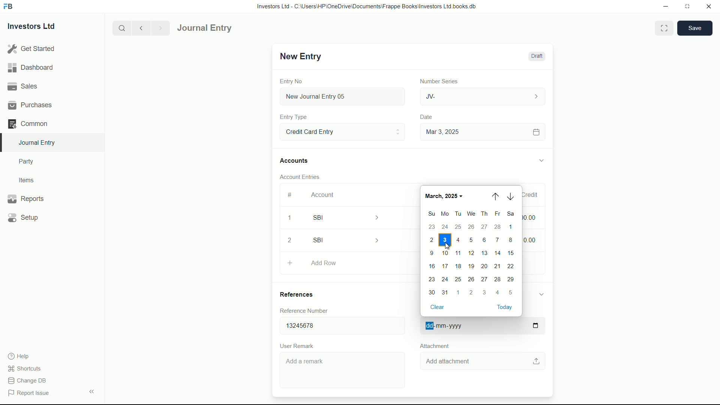 The width and height of the screenshot is (720, 405). I want to click on Reference Number, so click(309, 310).